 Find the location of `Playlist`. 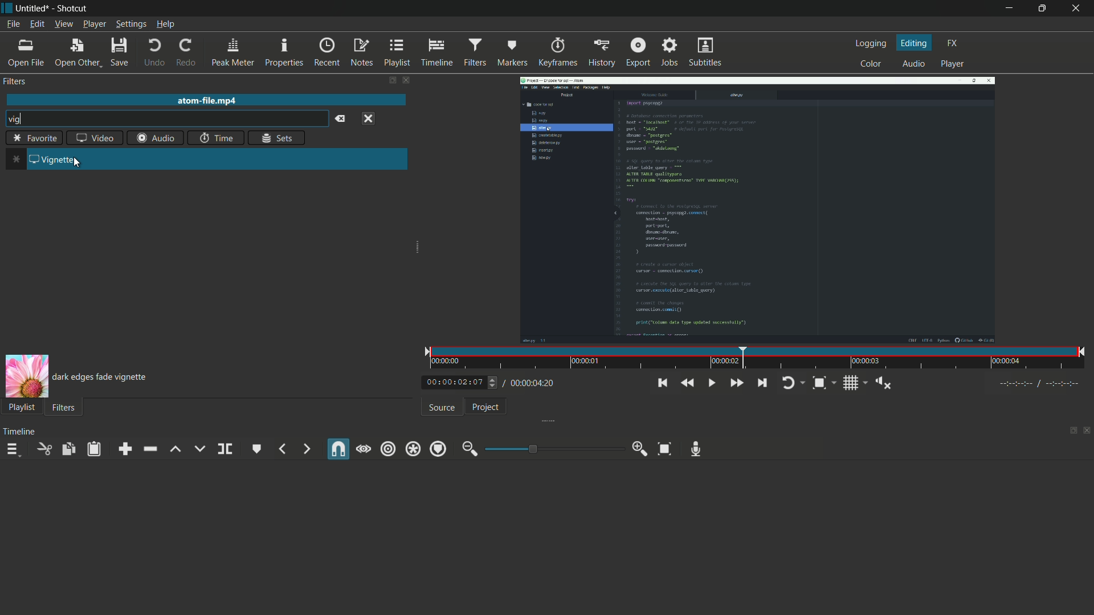

Playlist is located at coordinates (20, 407).